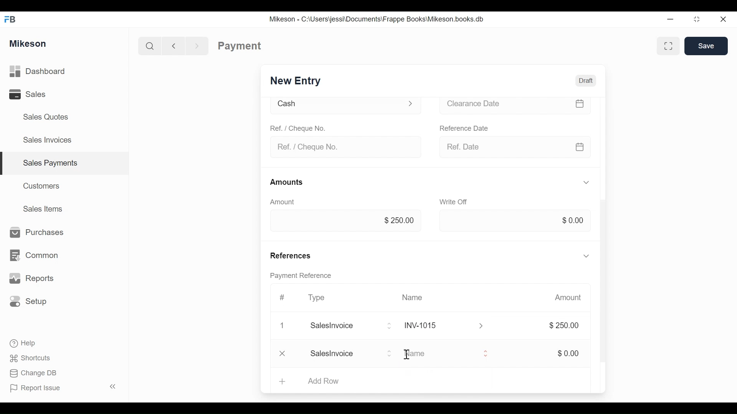 This screenshot has width=737, height=414. What do you see at coordinates (282, 326) in the screenshot?
I see `Close` at bounding box center [282, 326].